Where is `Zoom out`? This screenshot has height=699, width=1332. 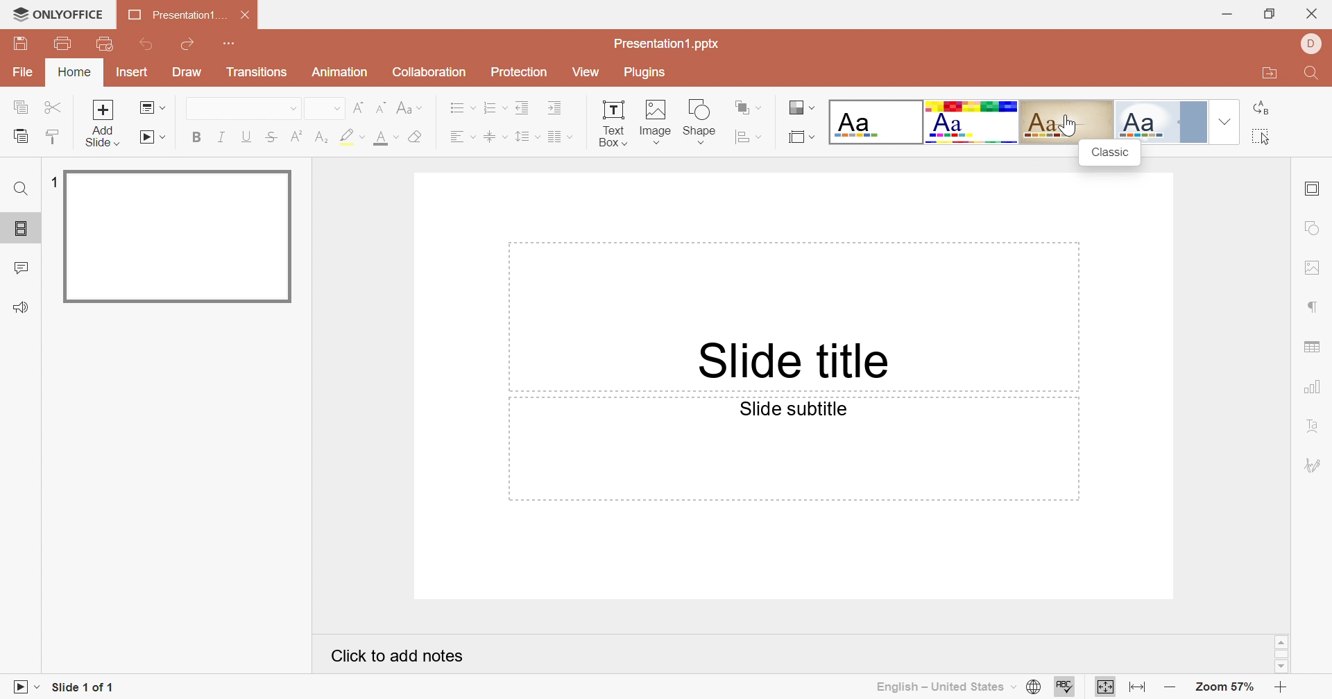 Zoom out is located at coordinates (1166, 687).